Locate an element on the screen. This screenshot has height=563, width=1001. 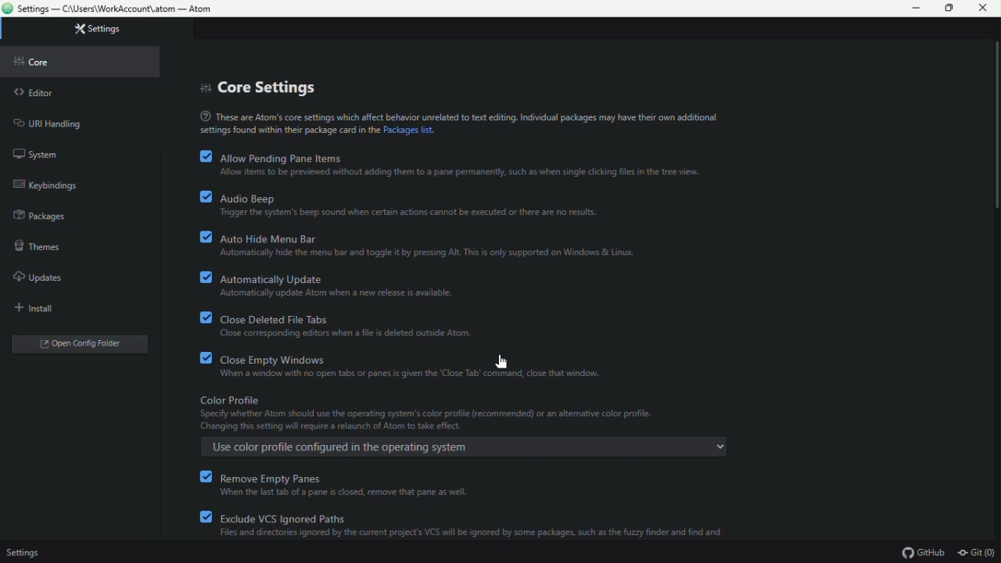
Close is located at coordinates (984, 9).